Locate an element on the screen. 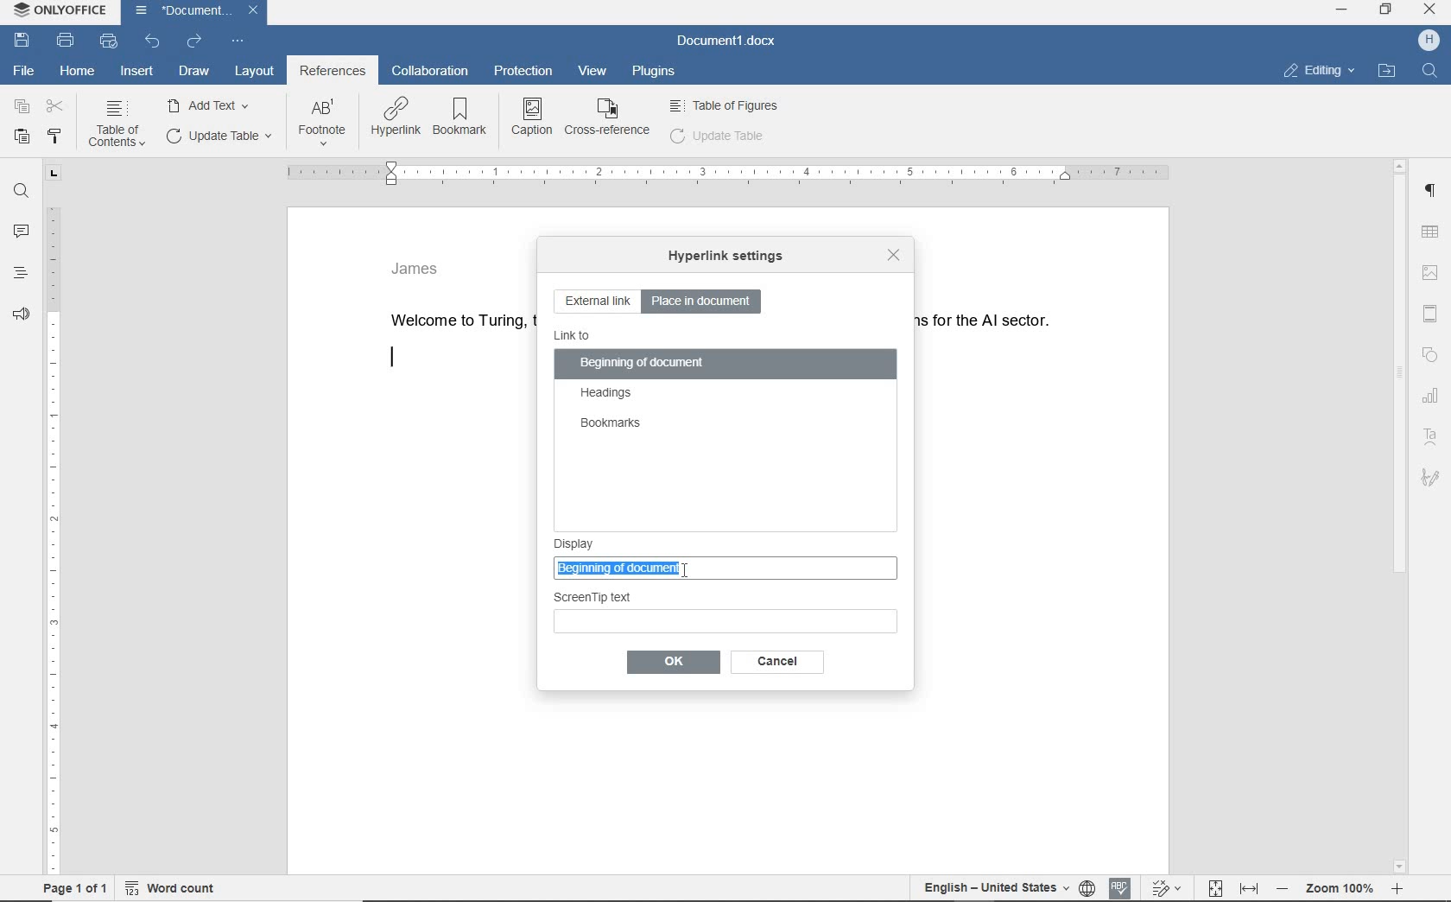 This screenshot has height=902, width=1451. Open file location is located at coordinates (1392, 67).